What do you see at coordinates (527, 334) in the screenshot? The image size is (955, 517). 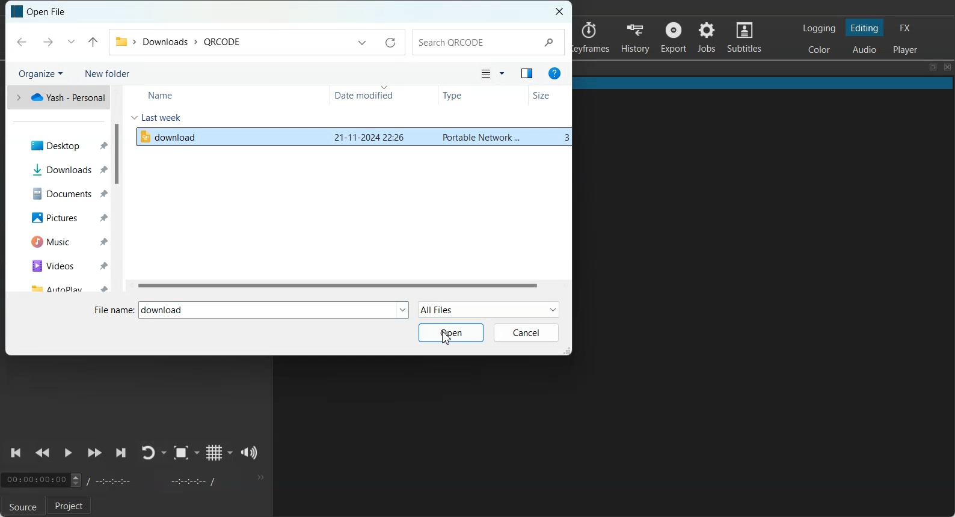 I see `Cancel` at bounding box center [527, 334].